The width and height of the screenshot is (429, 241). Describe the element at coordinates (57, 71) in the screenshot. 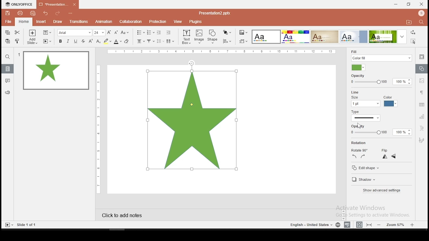

I see `slide 1` at that location.